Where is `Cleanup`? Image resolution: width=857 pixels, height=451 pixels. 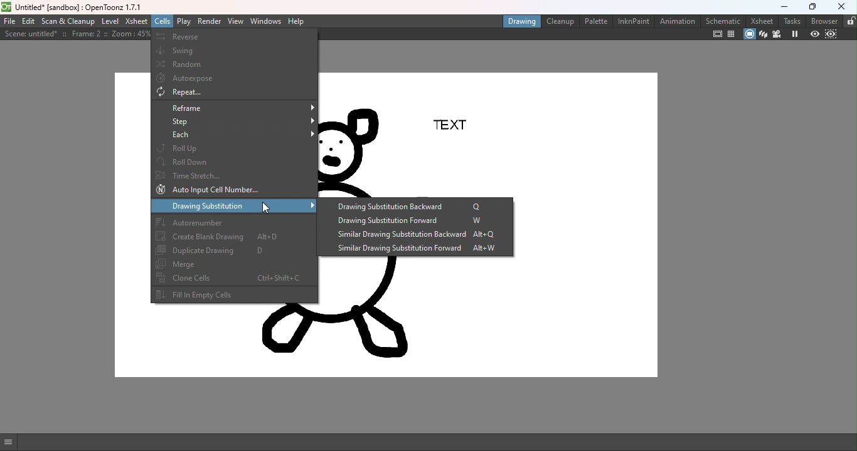 Cleanup is located at coordinates (559, 21).